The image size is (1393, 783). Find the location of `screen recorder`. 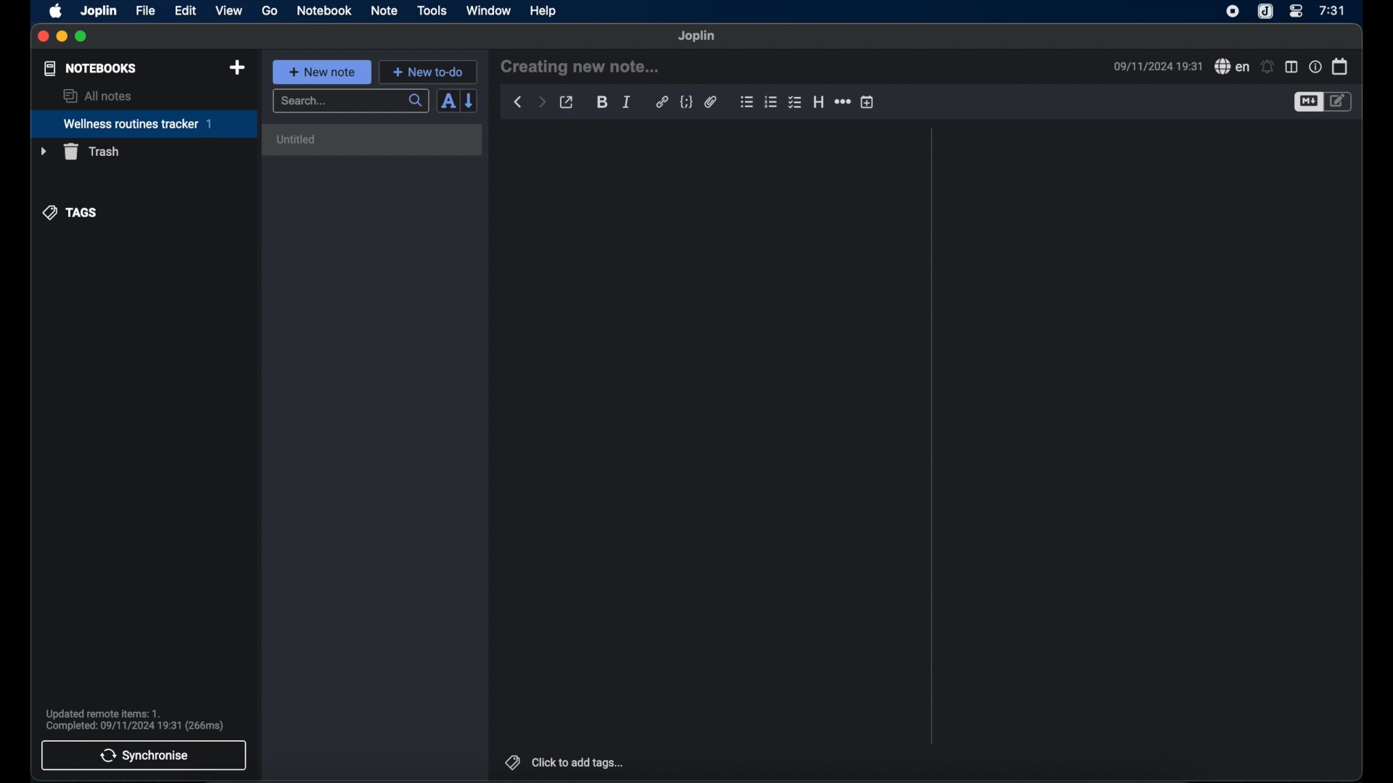

screen recorder is located at coordinates (1233, 11).